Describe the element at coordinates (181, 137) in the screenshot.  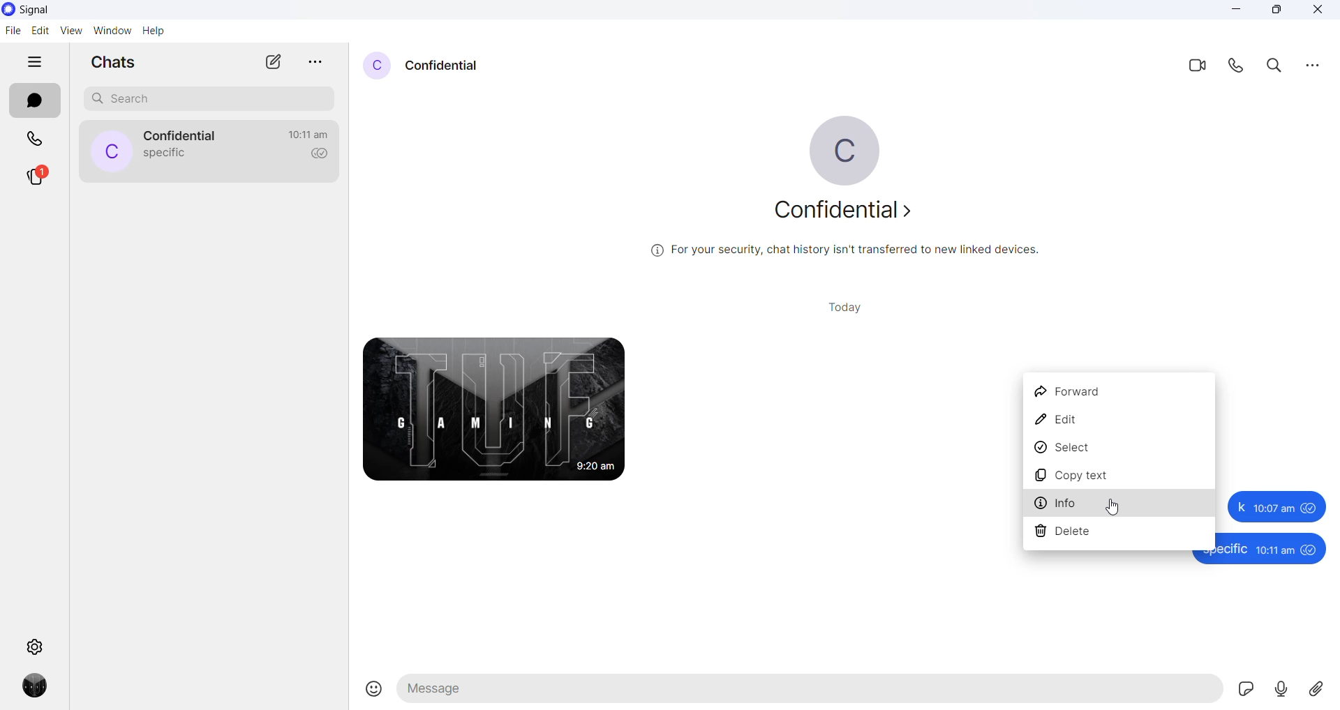
I see `contact name` at that location.